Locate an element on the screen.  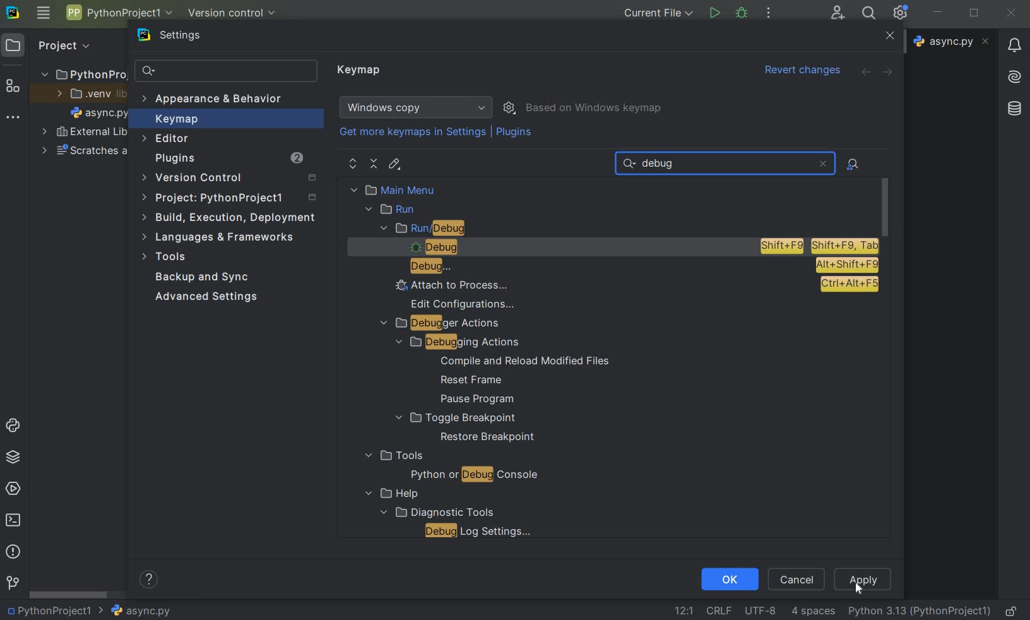
Revert changes is located at coordinates (802, 69).